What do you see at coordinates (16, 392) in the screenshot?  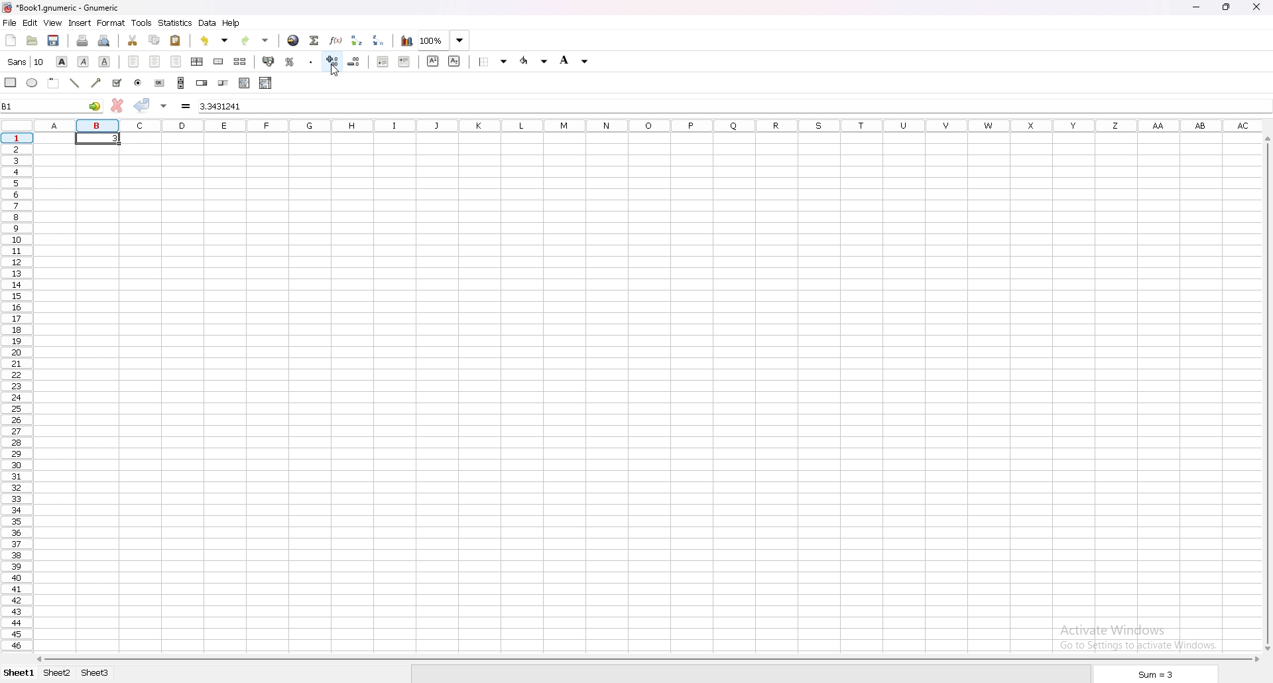 I see `rows` at bounding box center [16, 392].